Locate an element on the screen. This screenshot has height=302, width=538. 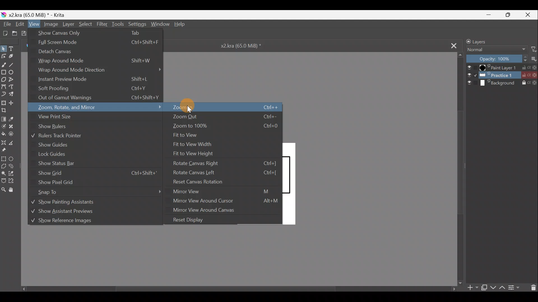
Multibrush tool is located at coordinates (15, 95).